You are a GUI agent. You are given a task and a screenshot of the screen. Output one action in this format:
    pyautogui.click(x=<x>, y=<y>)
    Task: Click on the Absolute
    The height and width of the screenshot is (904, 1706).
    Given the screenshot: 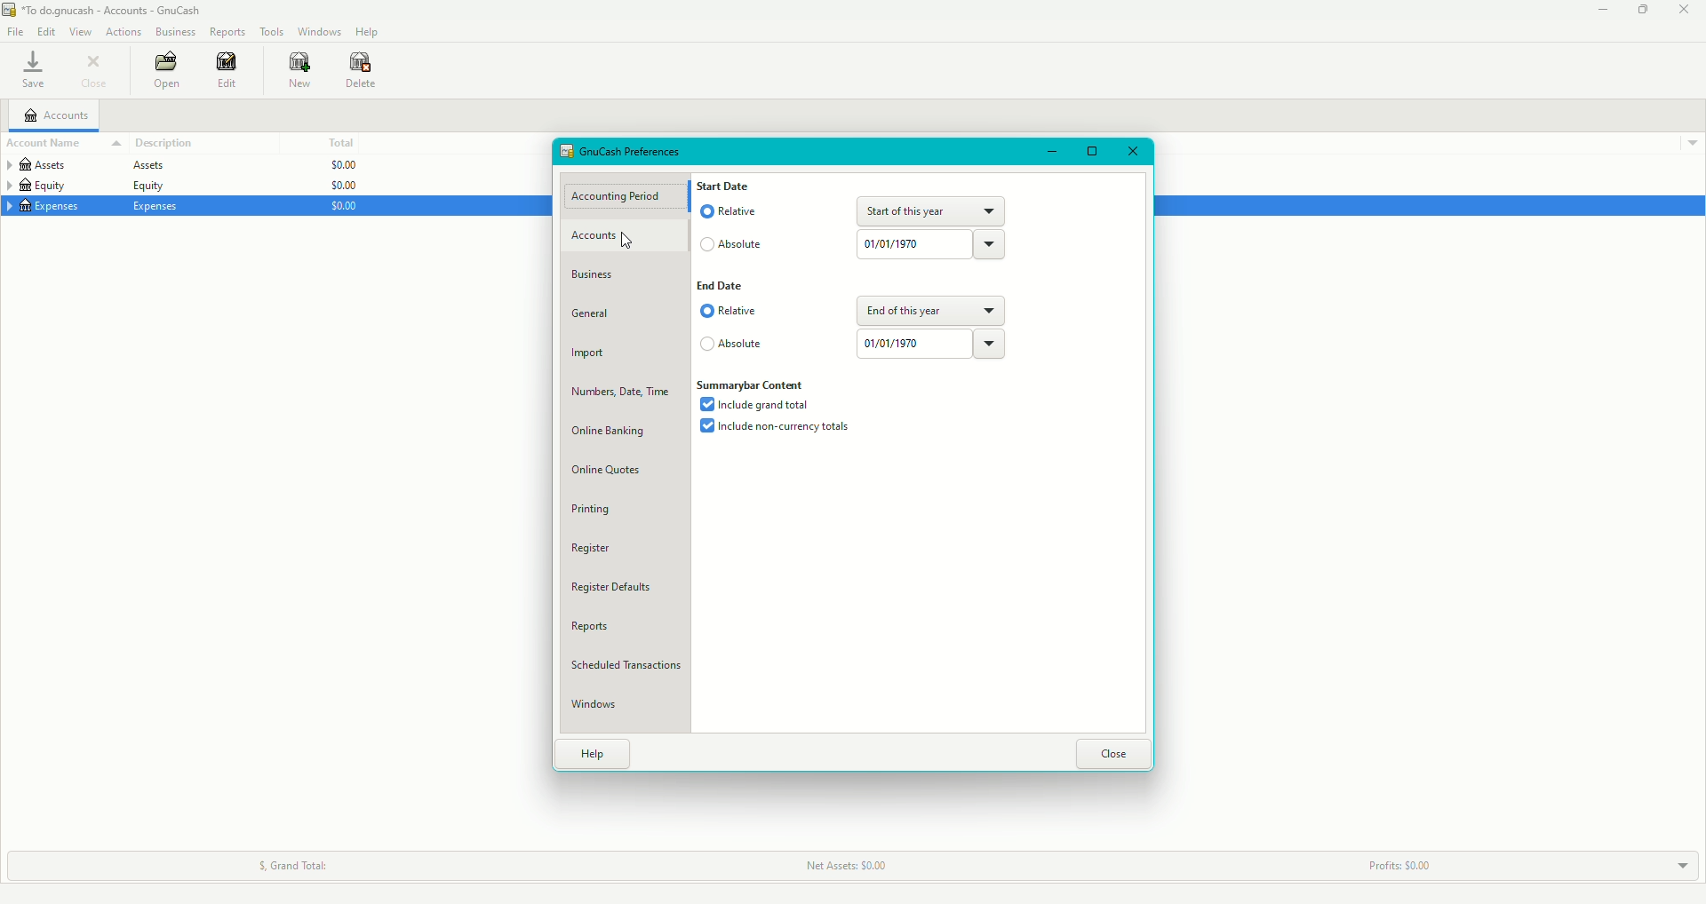 What is the action you would take?
    pyautogui.click(x=735, y=346)
    